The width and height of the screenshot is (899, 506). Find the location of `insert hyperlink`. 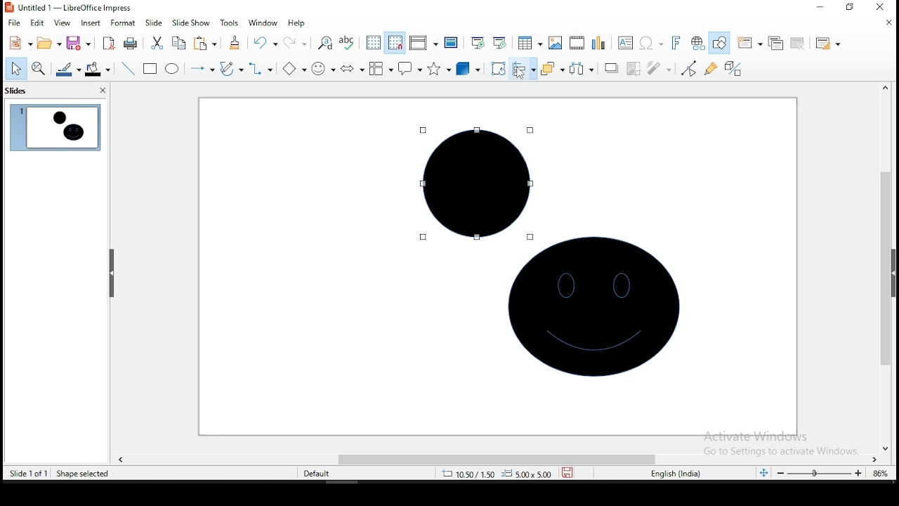

insert hyperlink is located at coordinates (697, 44).